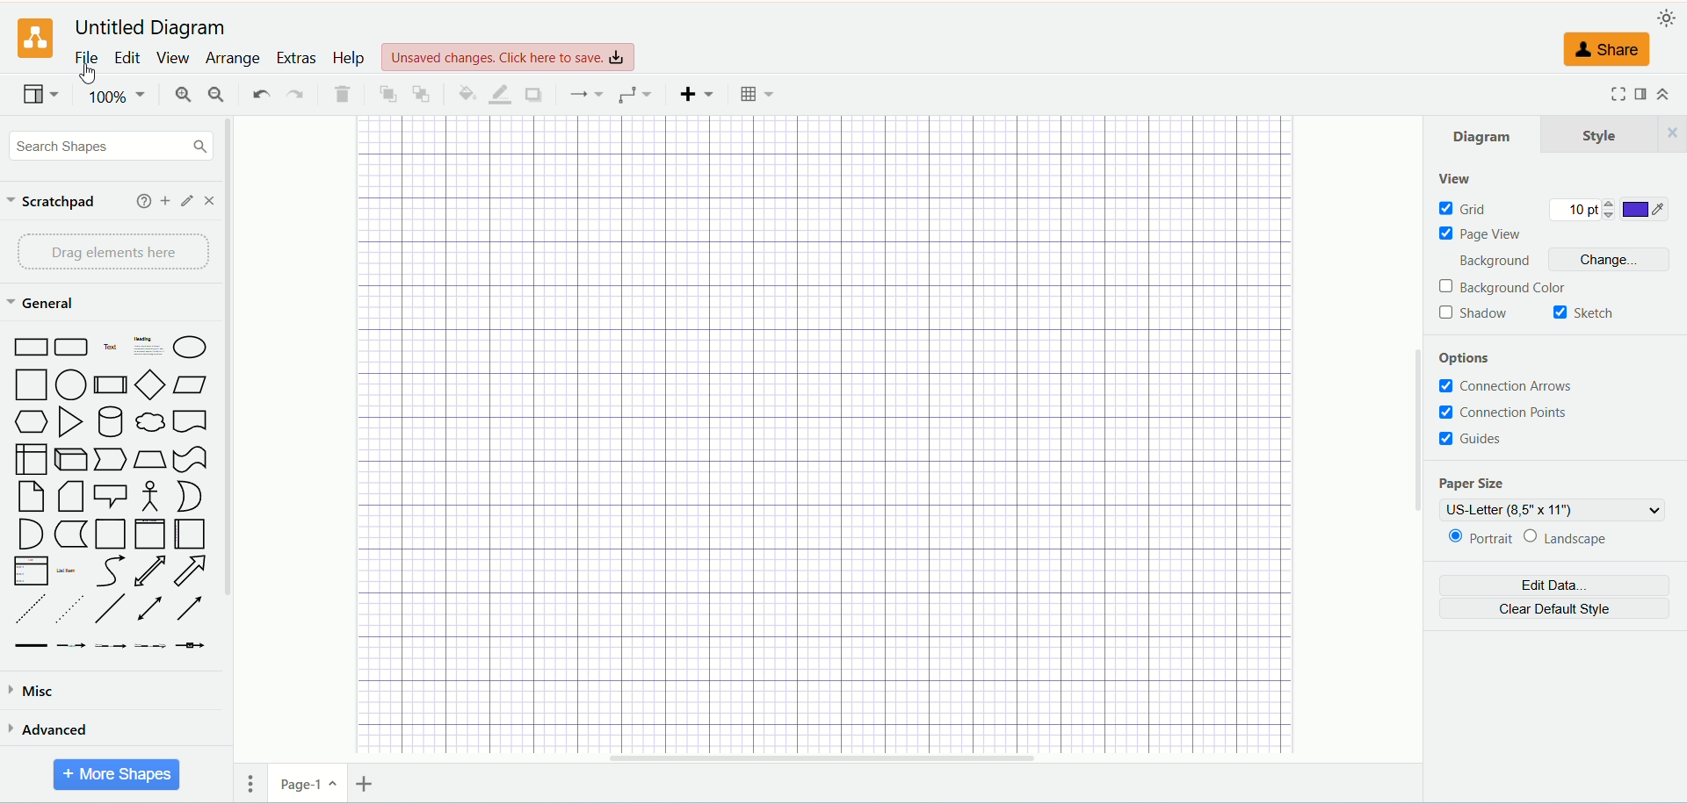  What do you see at coordinates (1475, 360) in the screenshot?
I see `options` at bounding box center [1475, 360].